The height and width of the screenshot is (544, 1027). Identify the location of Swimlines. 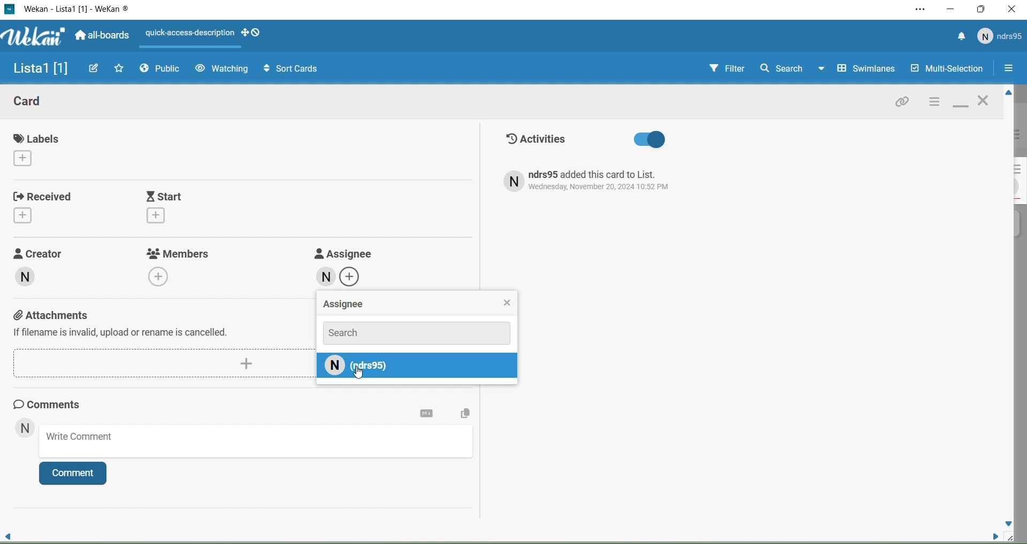
(859, 69).